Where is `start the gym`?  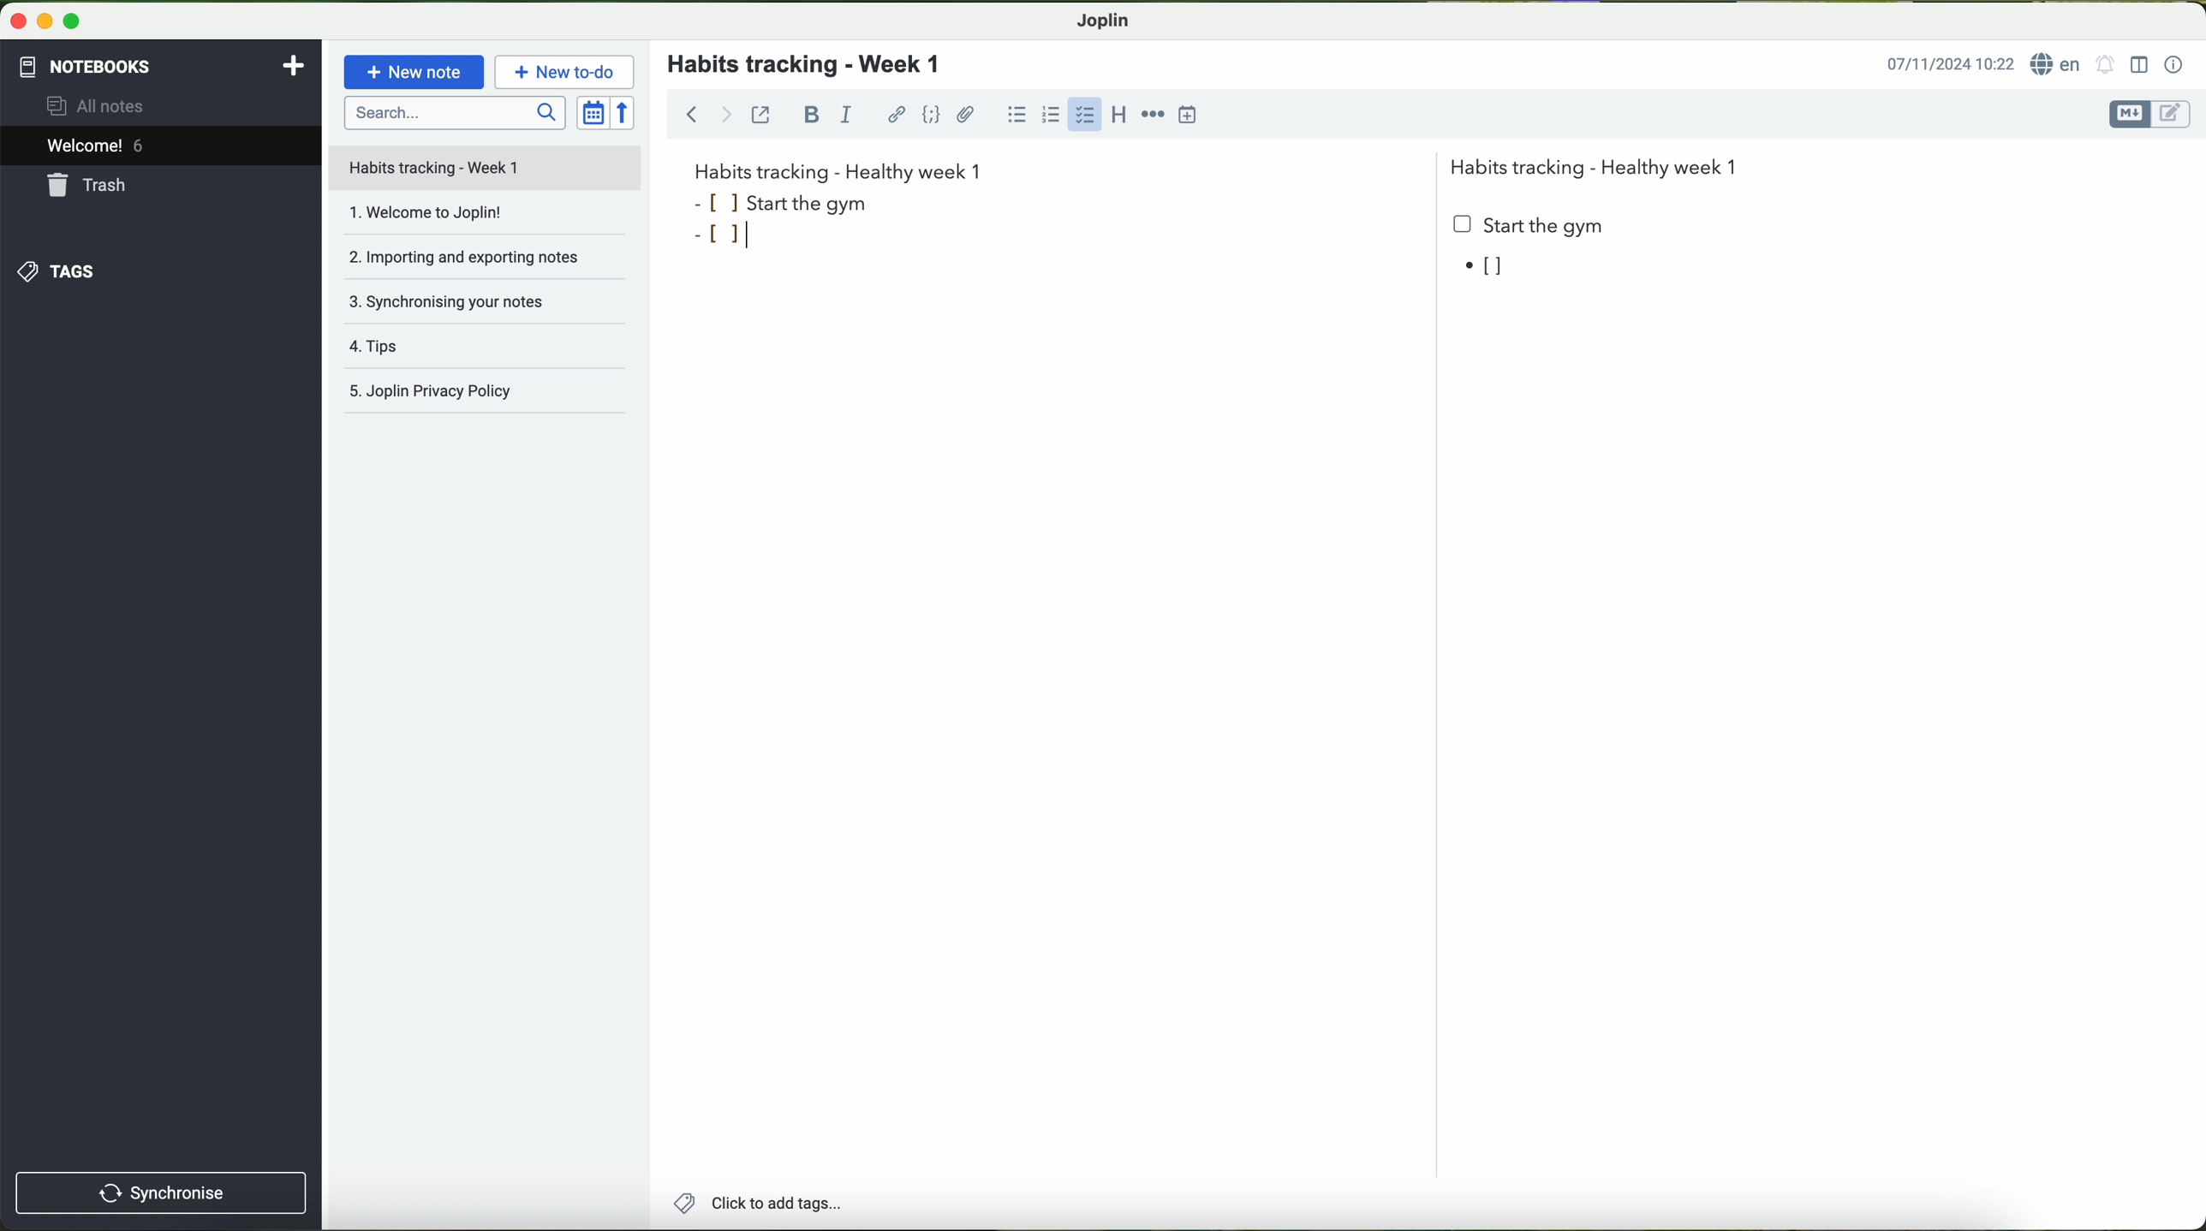
start the gym is located at coordinates (1530, 226).